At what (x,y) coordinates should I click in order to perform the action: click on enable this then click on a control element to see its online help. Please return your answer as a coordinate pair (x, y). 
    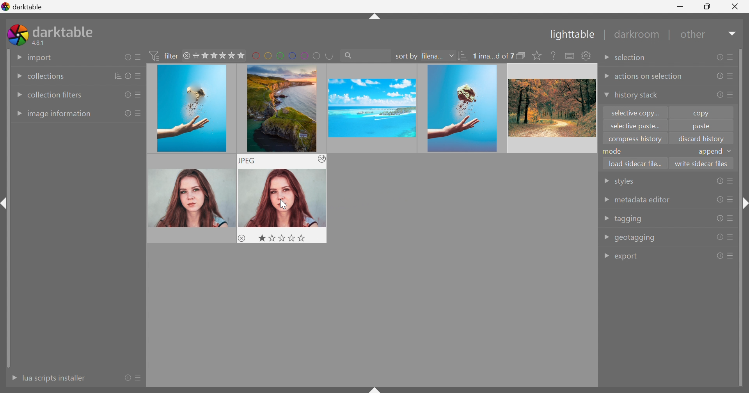
    Looking at the image, I should click on (554, 55).